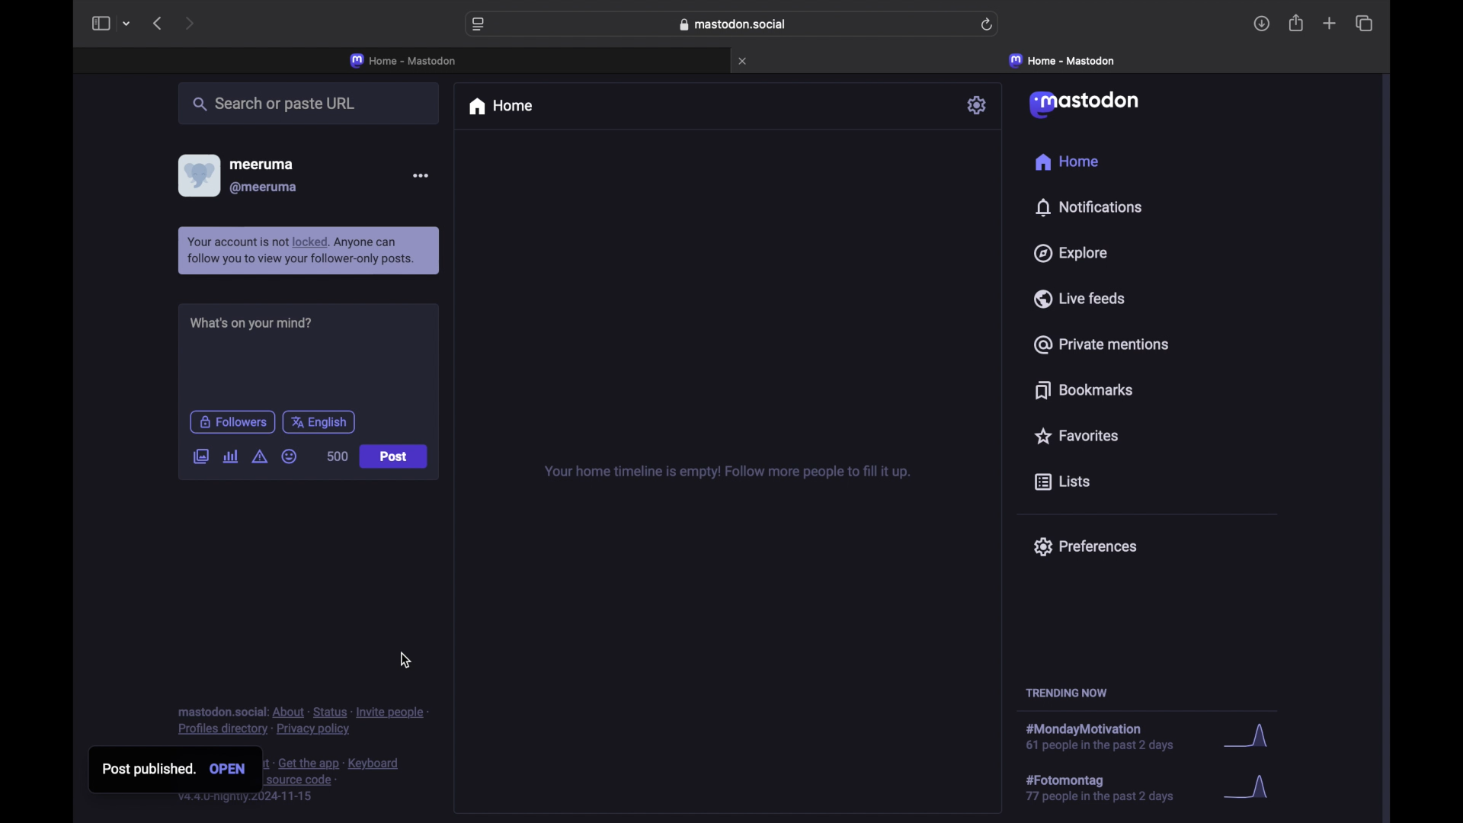 The image size is (1463, 823). Describe the element at coordinates (1262, 25) in the screenshot. I see `downloads` at that location.